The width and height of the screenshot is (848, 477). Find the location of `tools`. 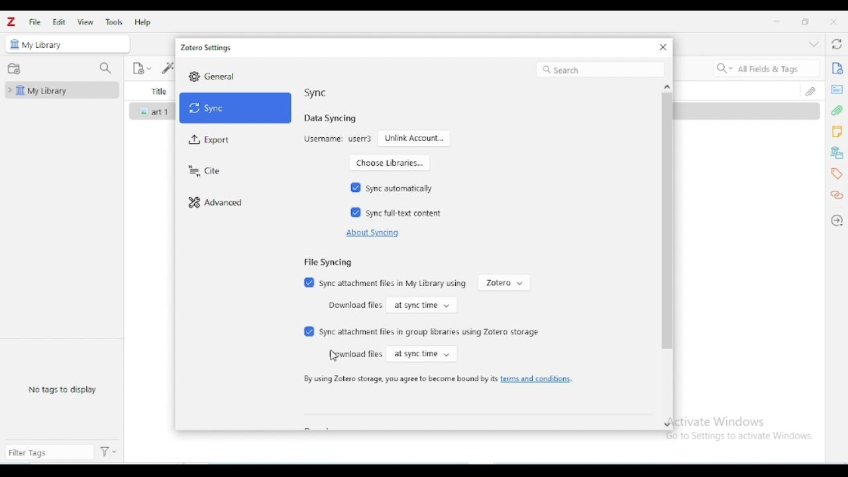

tools is located at coordinates (113, 22).